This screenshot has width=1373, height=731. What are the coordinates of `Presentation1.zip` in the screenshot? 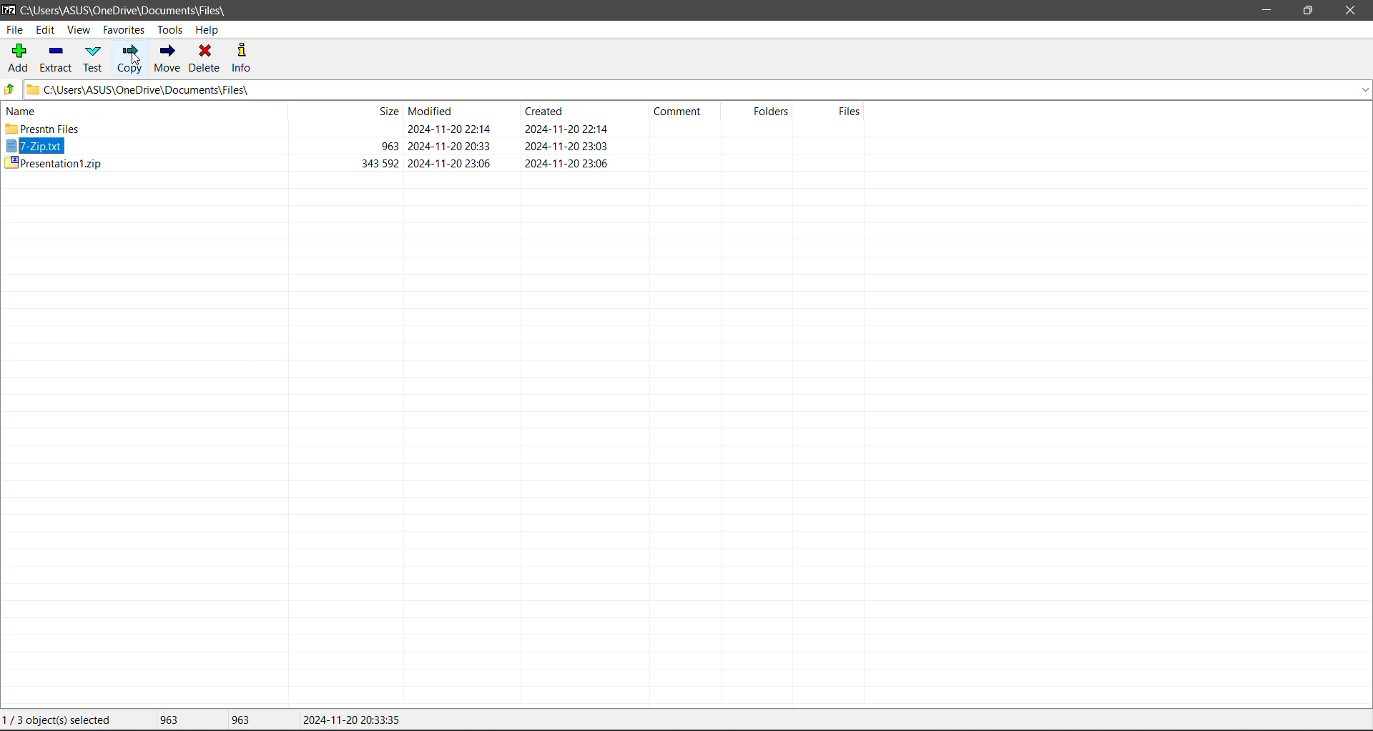 It's located at (52, 164).